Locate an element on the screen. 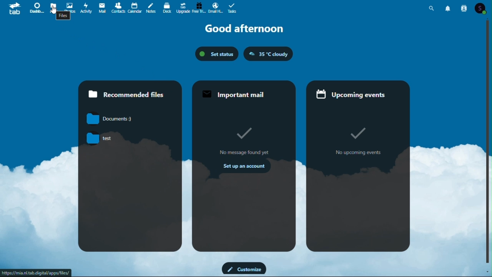  Status is located at coordinates (216, 54).